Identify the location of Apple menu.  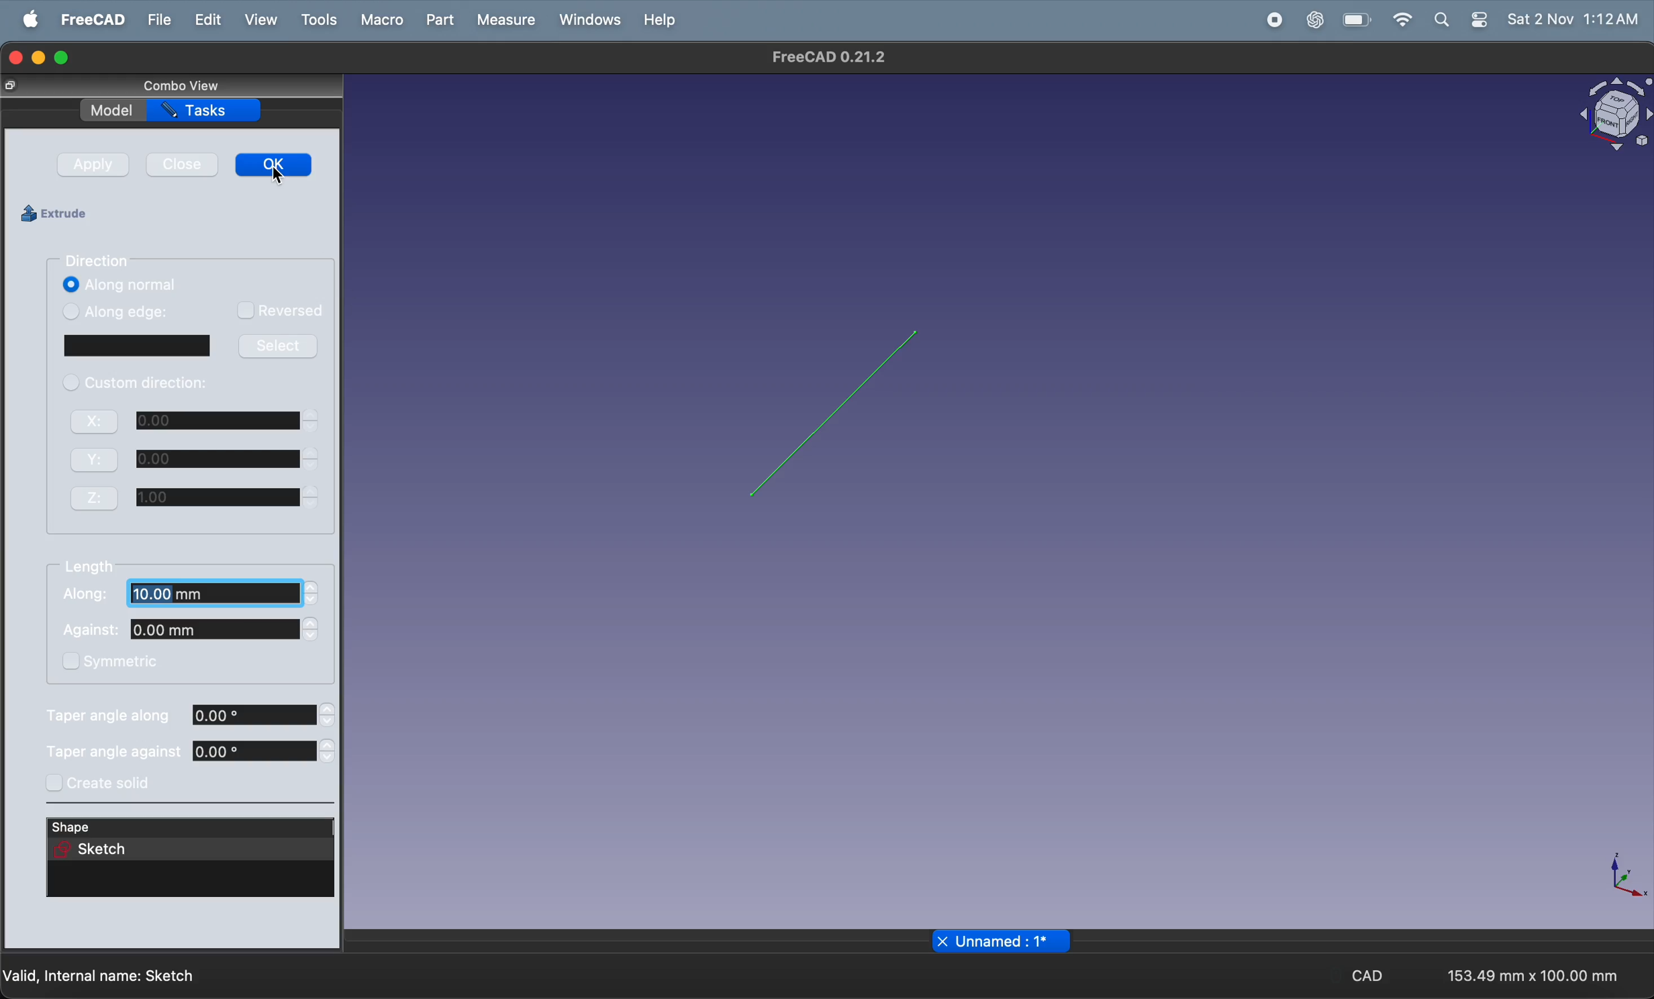
(26, 19).